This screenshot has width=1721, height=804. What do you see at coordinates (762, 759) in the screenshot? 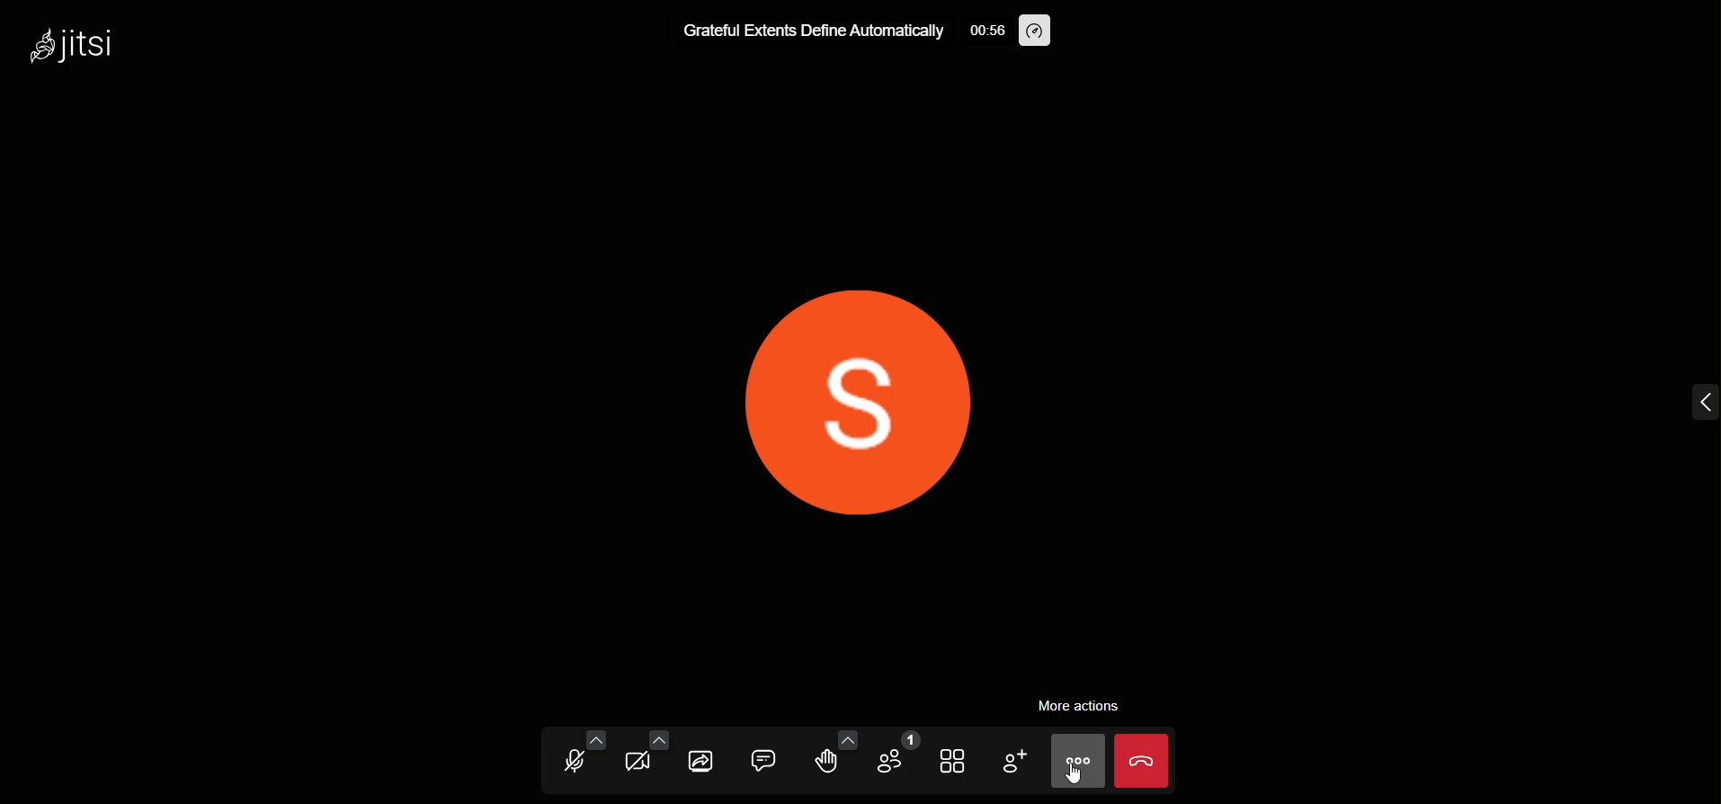
I see `chat` at bounding box center [762, 759].